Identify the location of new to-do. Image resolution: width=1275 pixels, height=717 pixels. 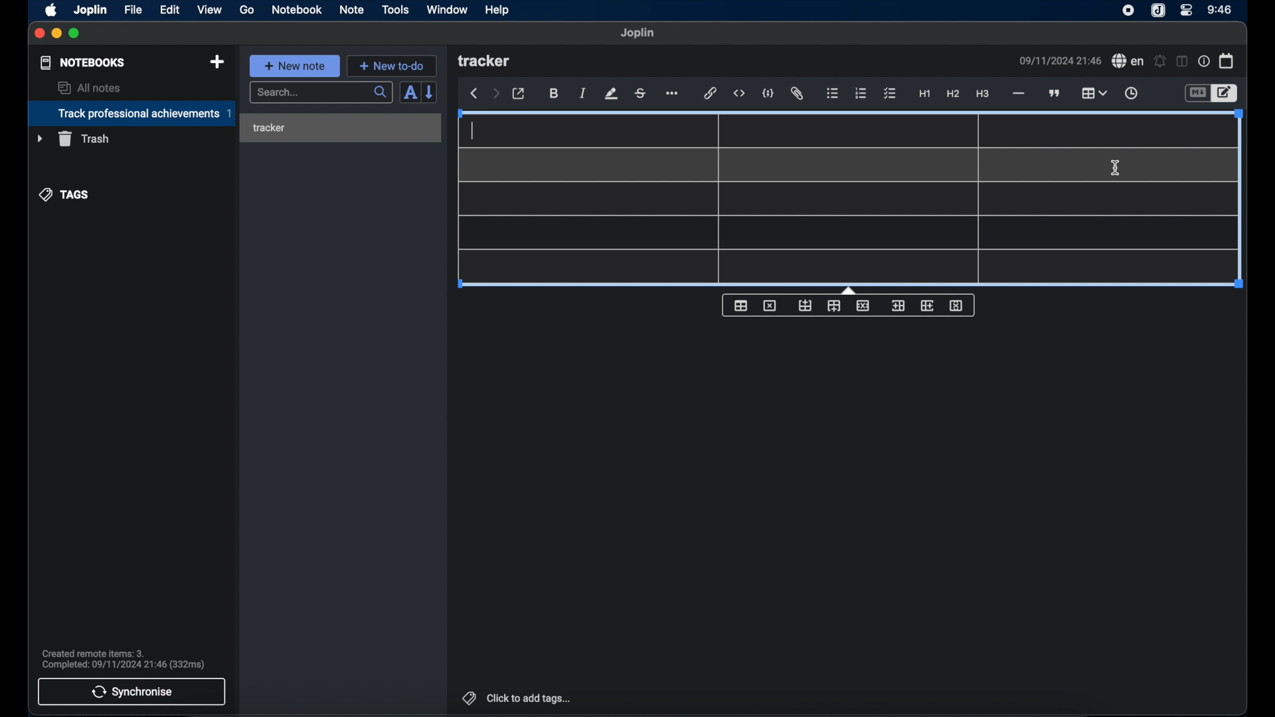
(392, 66).